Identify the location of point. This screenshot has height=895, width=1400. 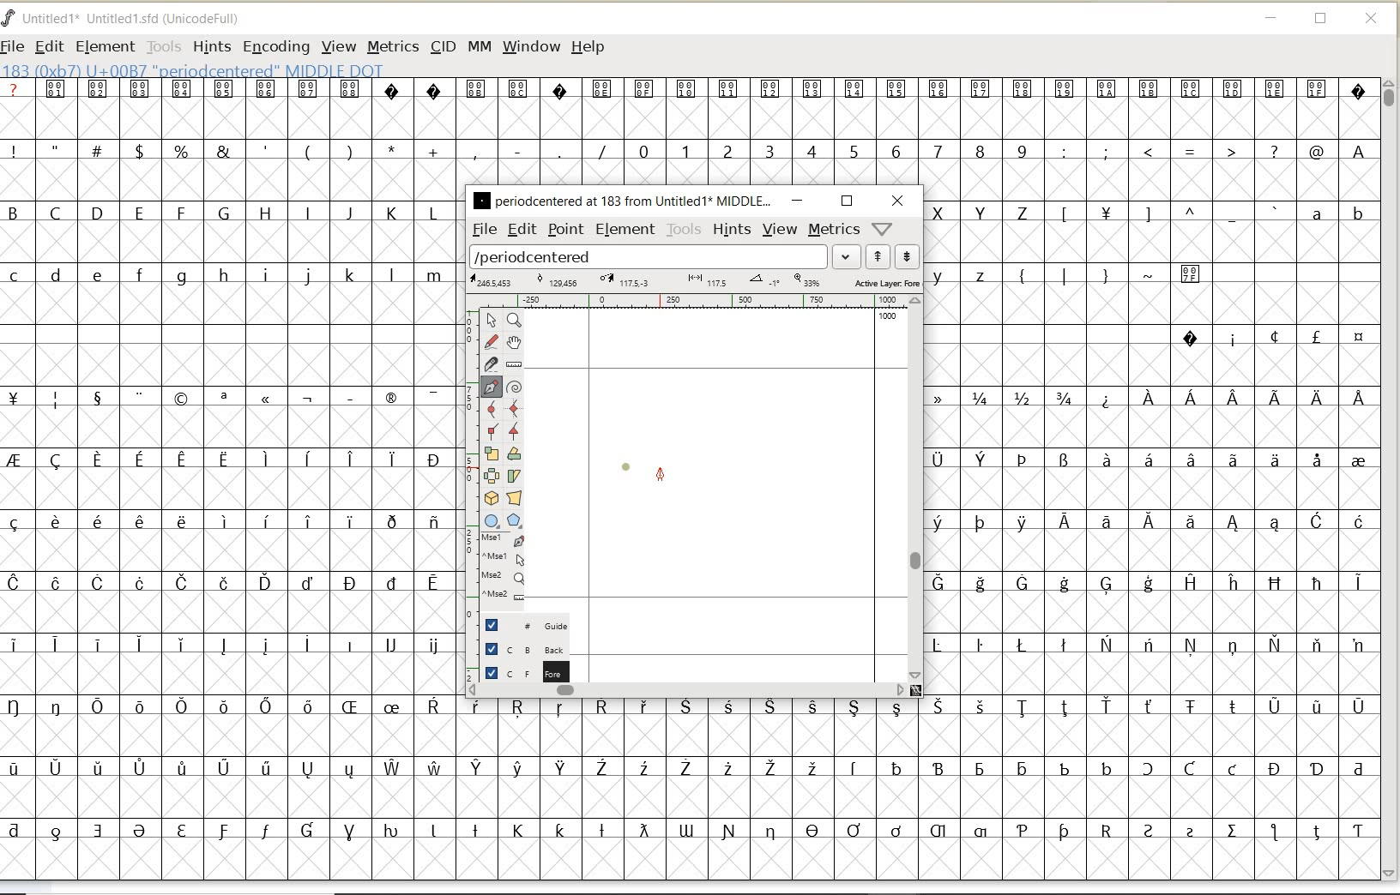
(565, 231).